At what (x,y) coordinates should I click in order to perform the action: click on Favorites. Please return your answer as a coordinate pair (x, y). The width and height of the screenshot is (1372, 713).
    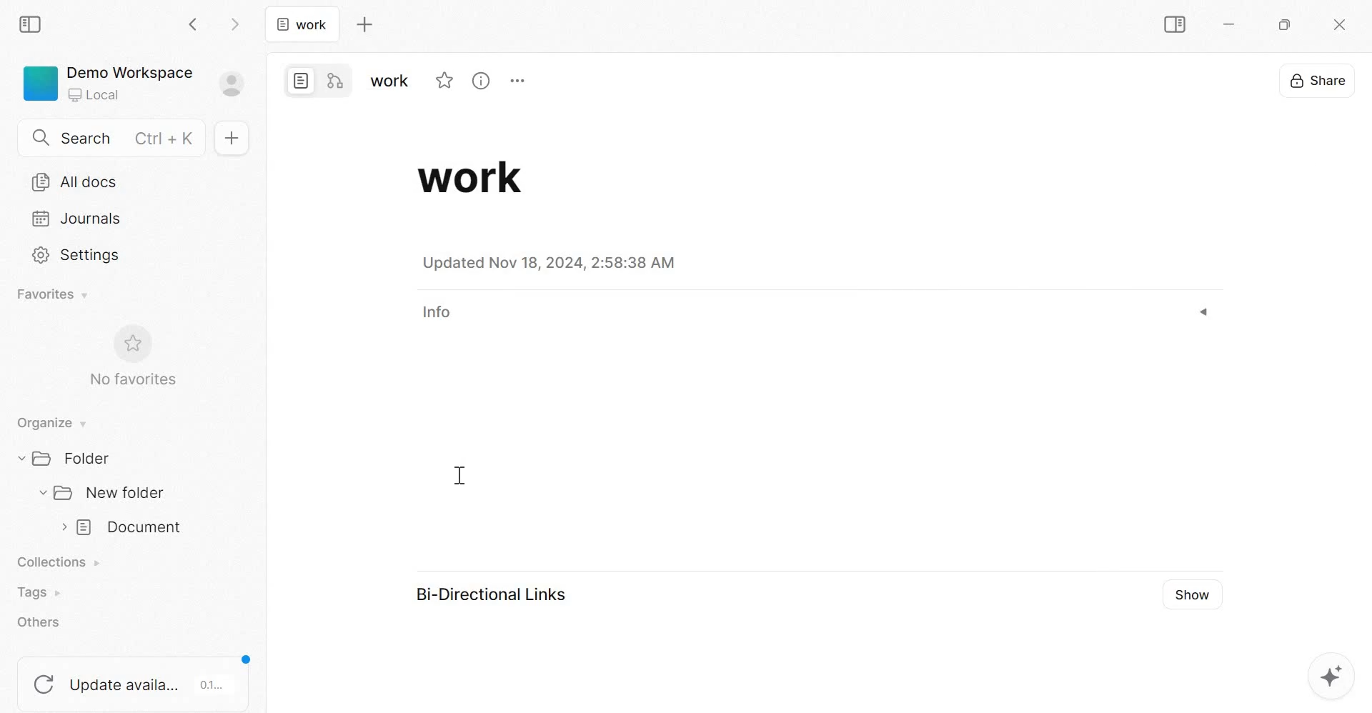
    Looking at the image, I should click on (54, 294).